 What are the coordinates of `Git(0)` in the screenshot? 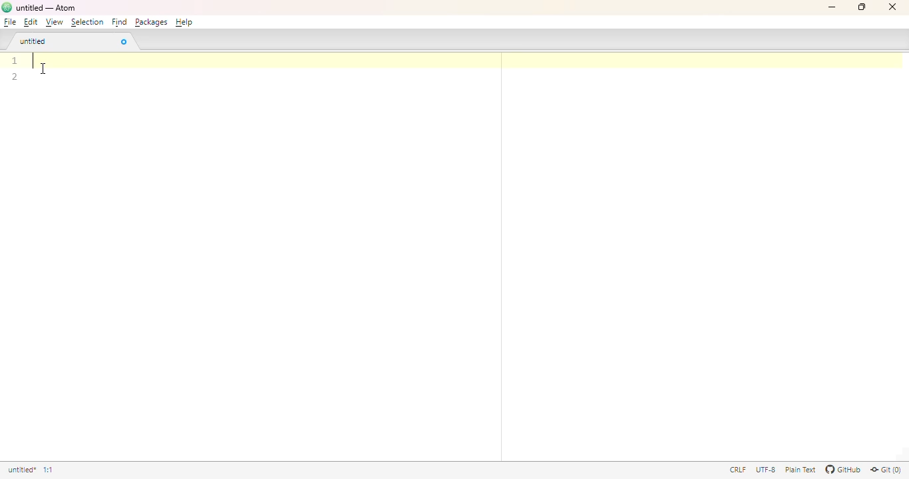 It's located at (885, 470).